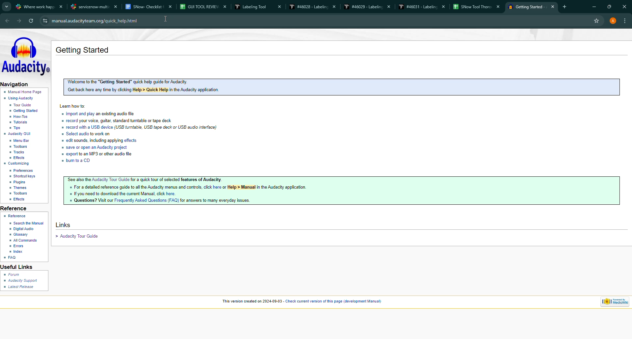 The width and height of the screenshot is (632, 339). Describe the element at coordinates (27, 241) in the screenshot. I see `all` at that location.